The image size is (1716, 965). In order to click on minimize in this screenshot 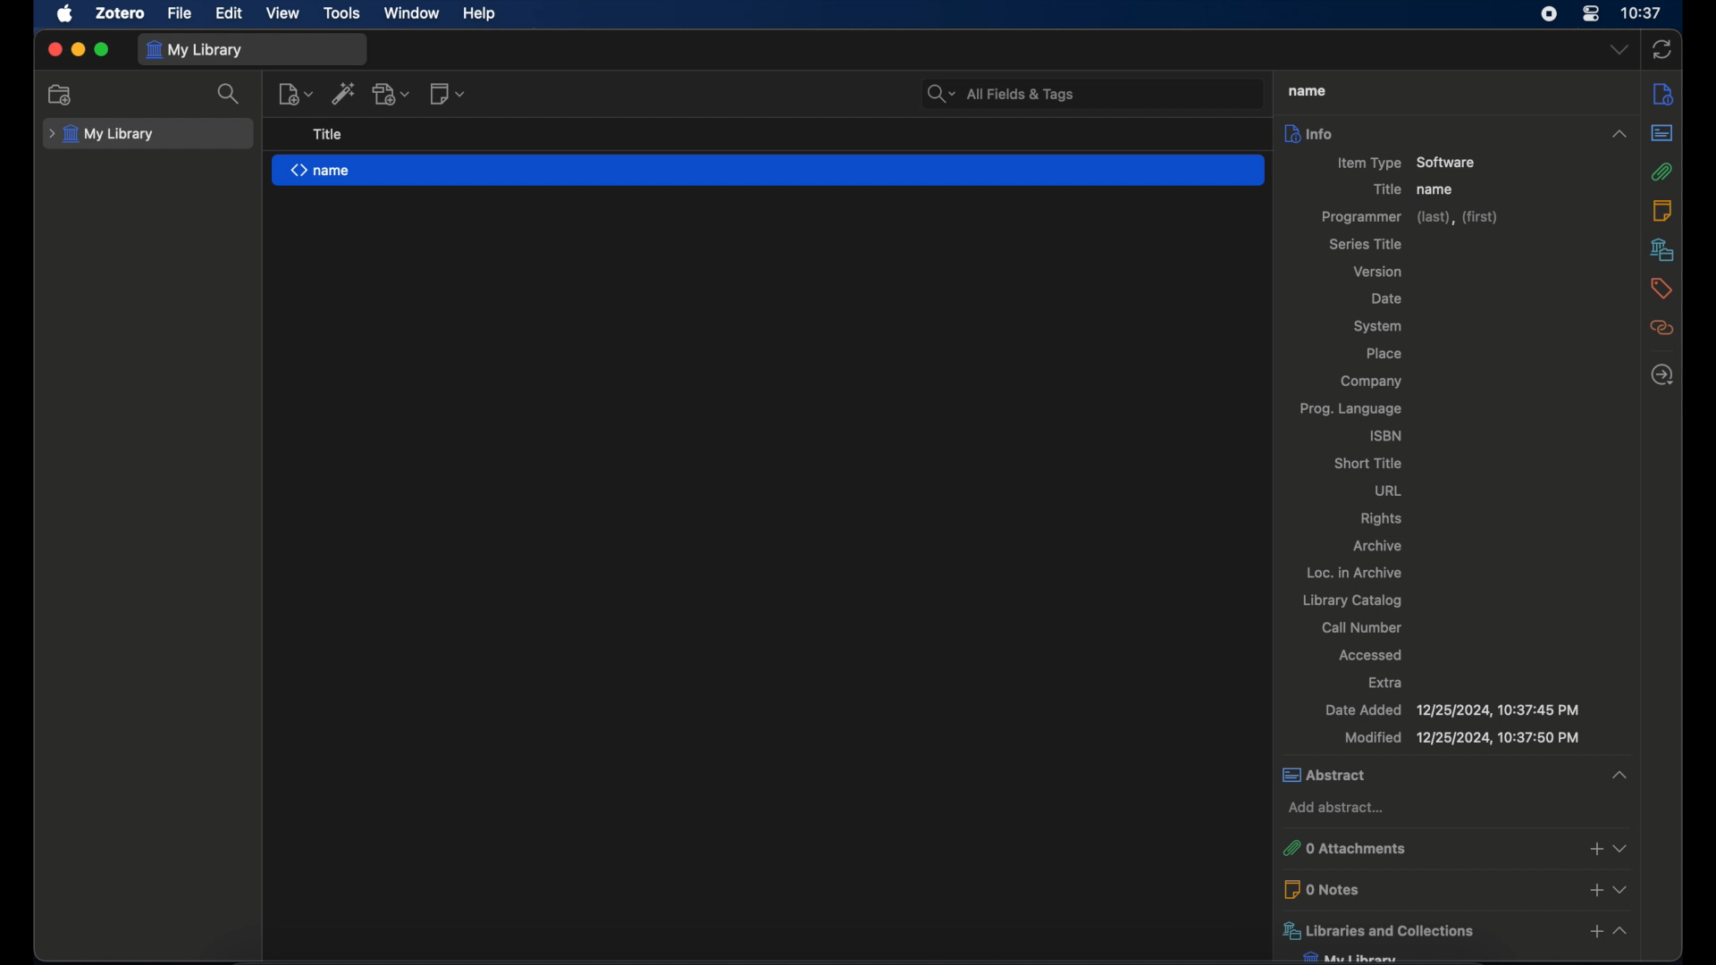, I will do `click(77, 51)`.